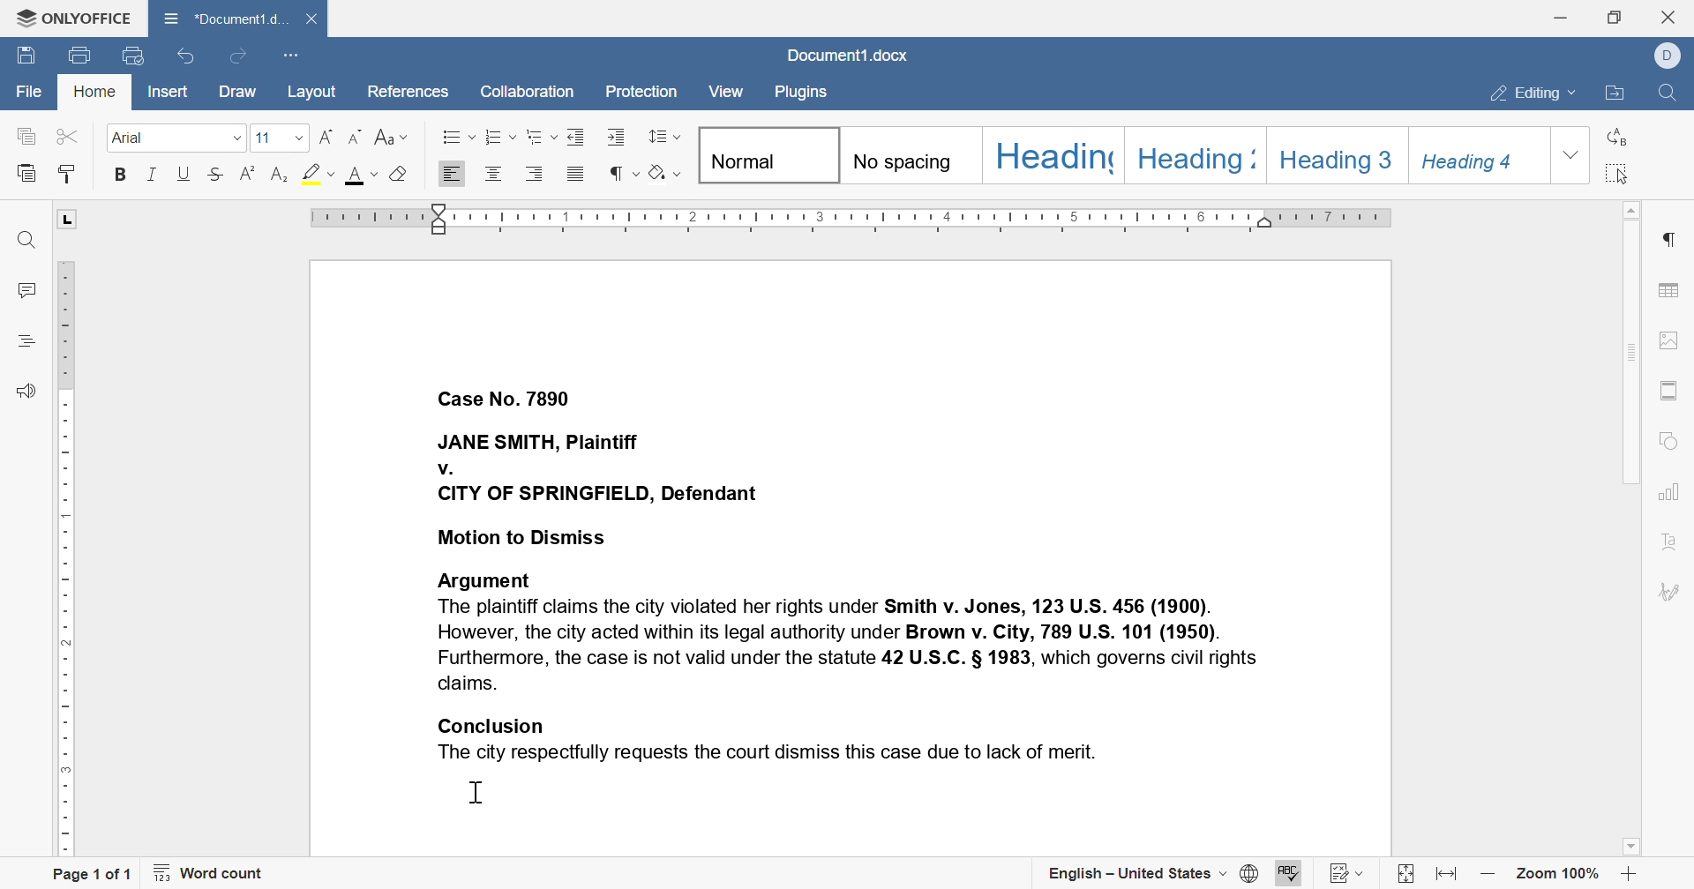 The image size is (1694, 889). What do you see at coordinates (123, 175) in the screenshot?
I see `bold` at bounding box center [123, 175].